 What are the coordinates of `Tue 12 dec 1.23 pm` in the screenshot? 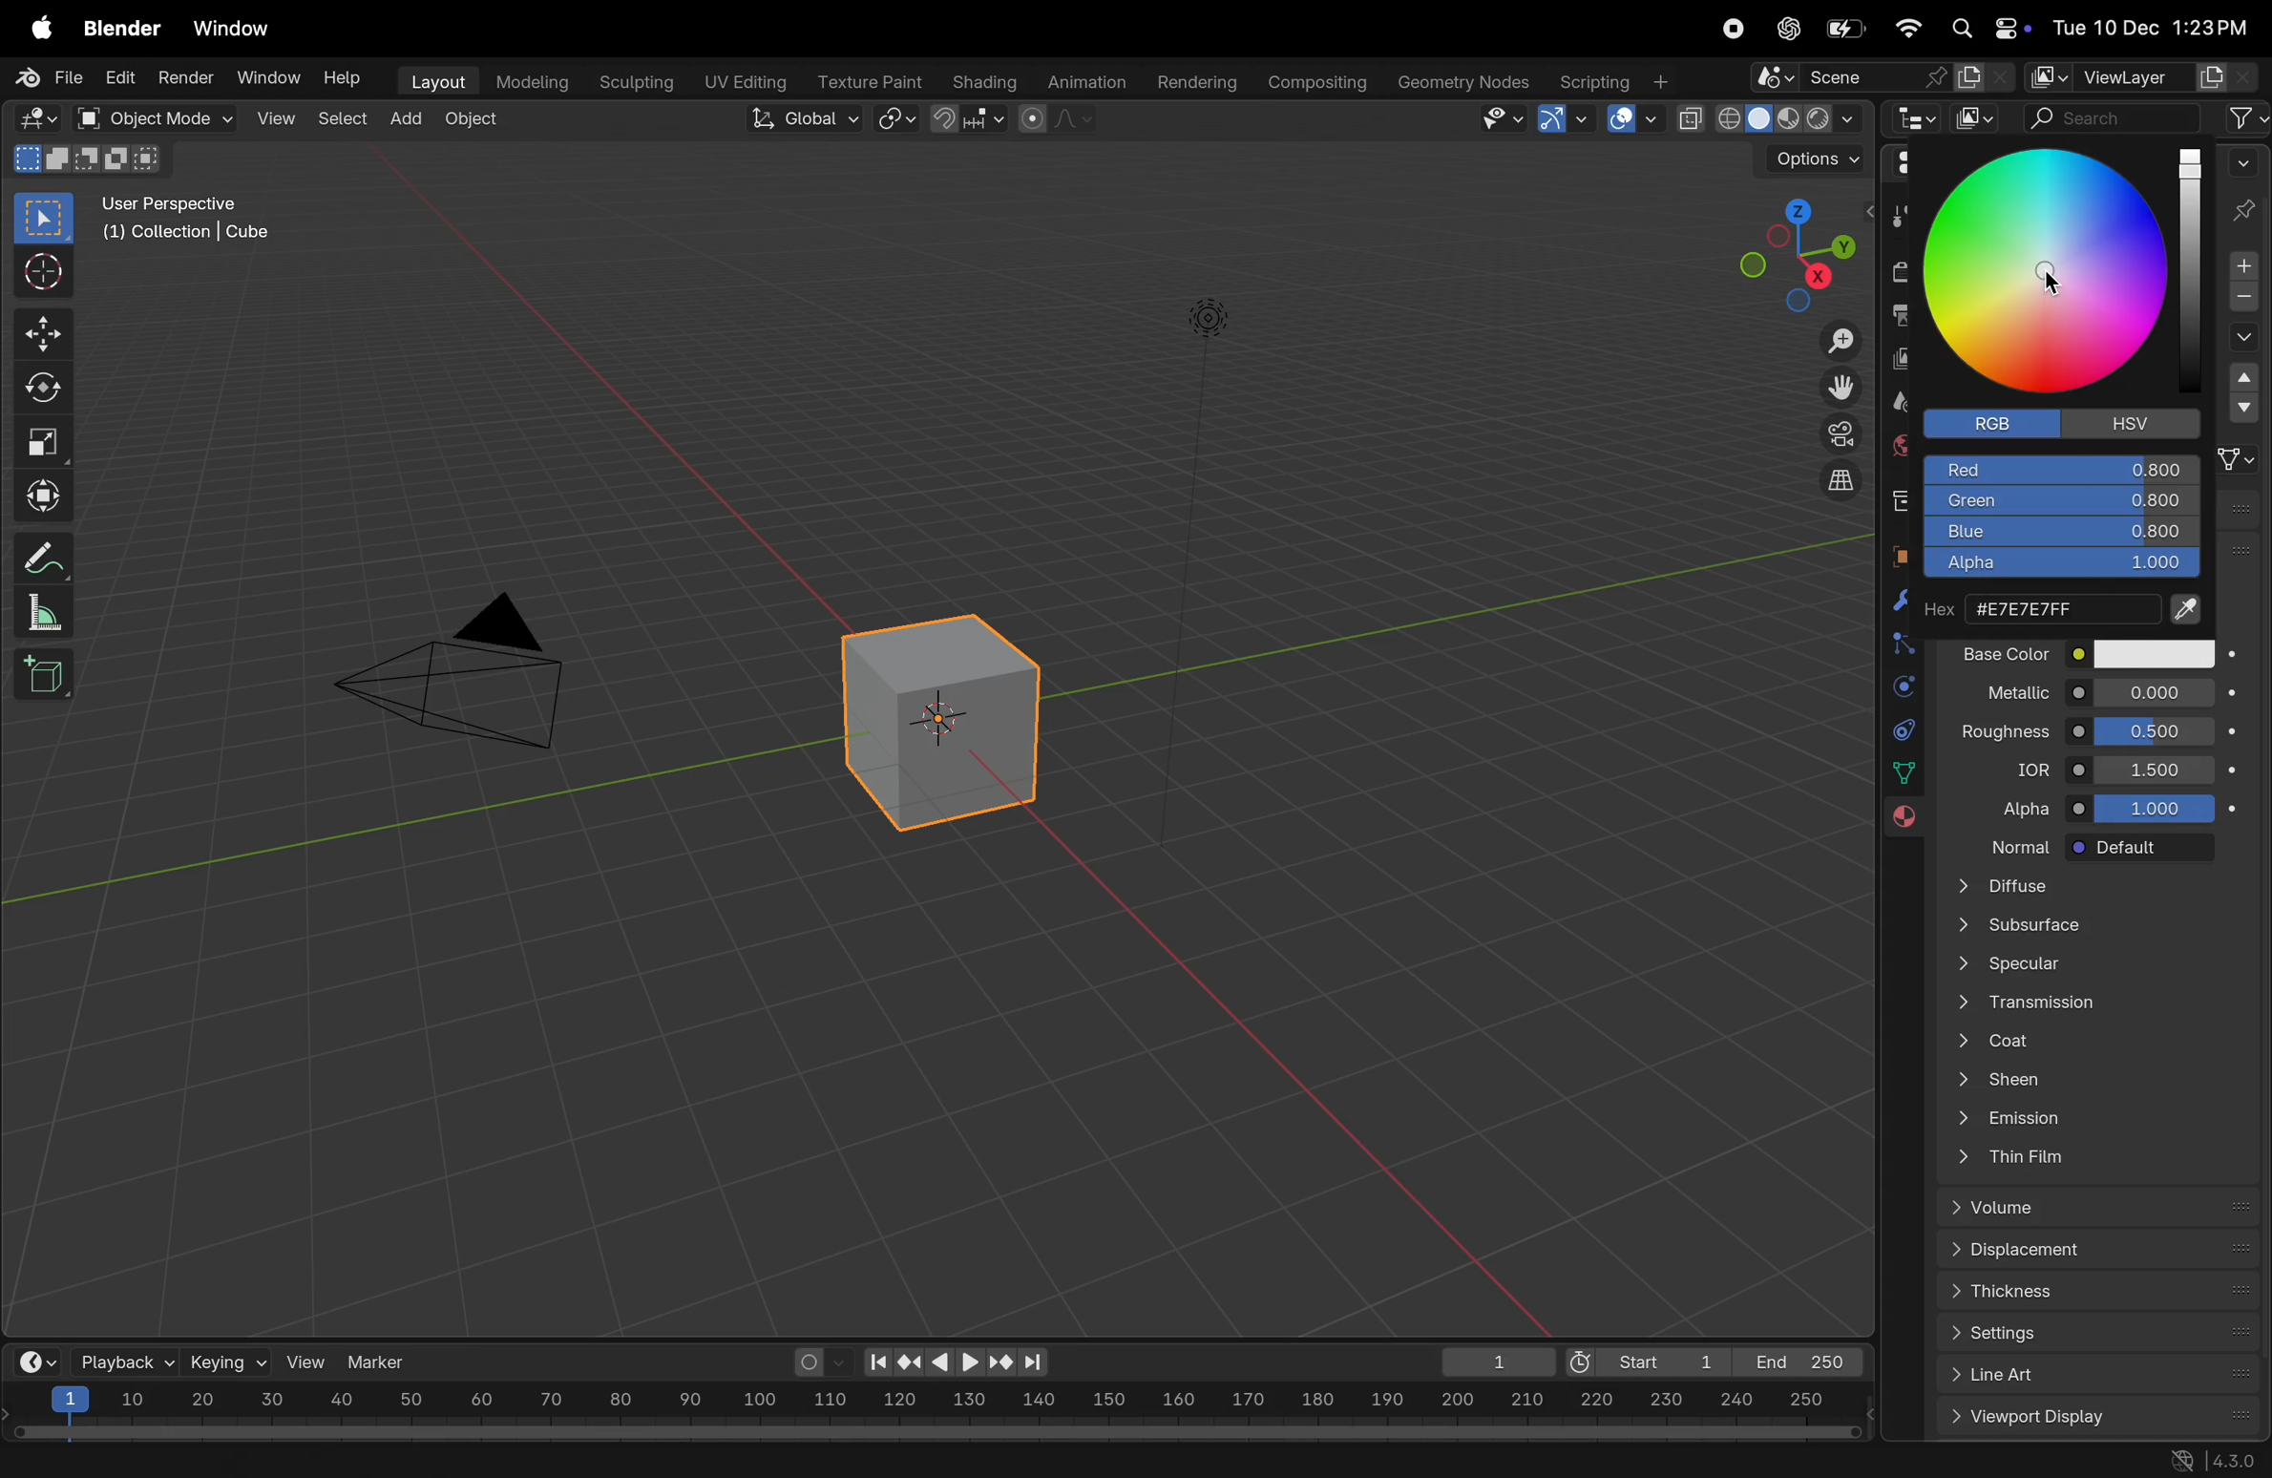 It's located at (2148, 28).